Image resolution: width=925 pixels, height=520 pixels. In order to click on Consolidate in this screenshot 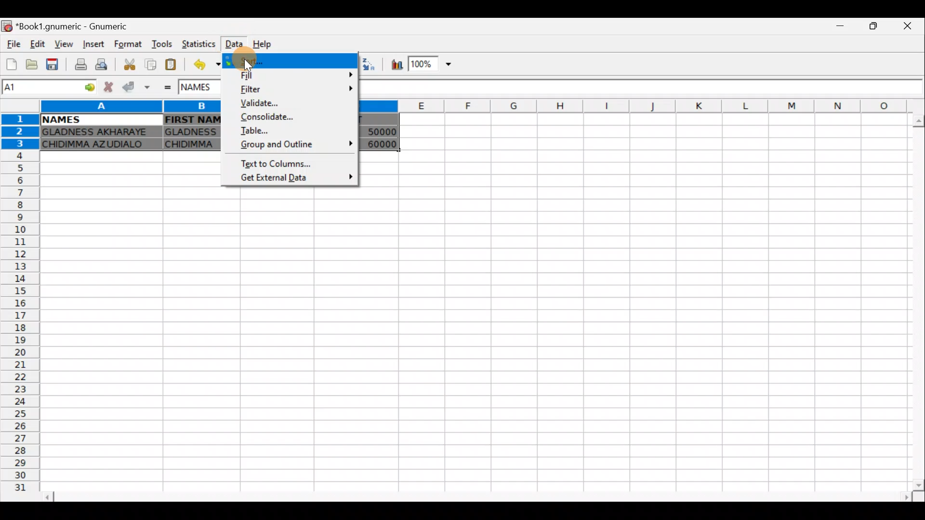, I will do `click(291, 117)`.